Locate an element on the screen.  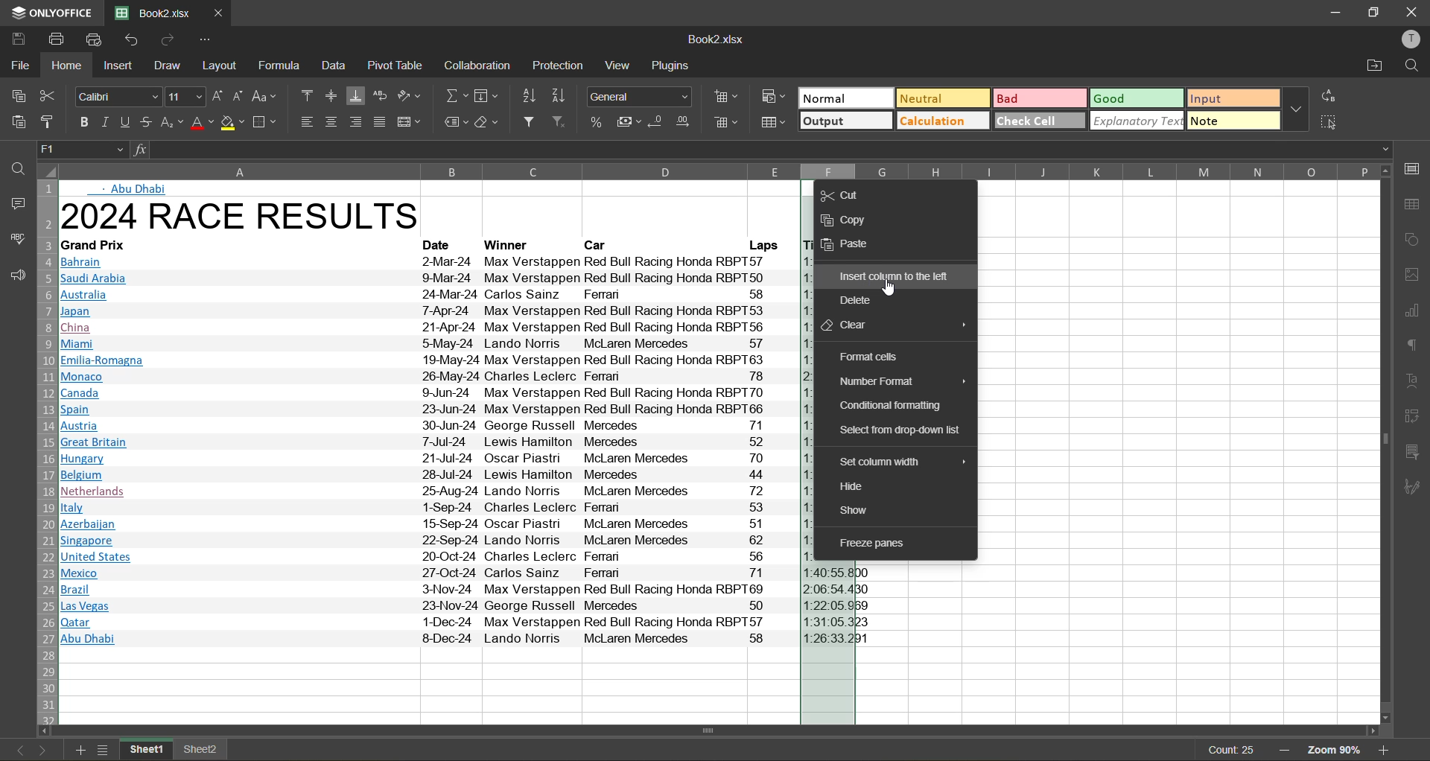
pivot table is located at coordinates (394, 66).